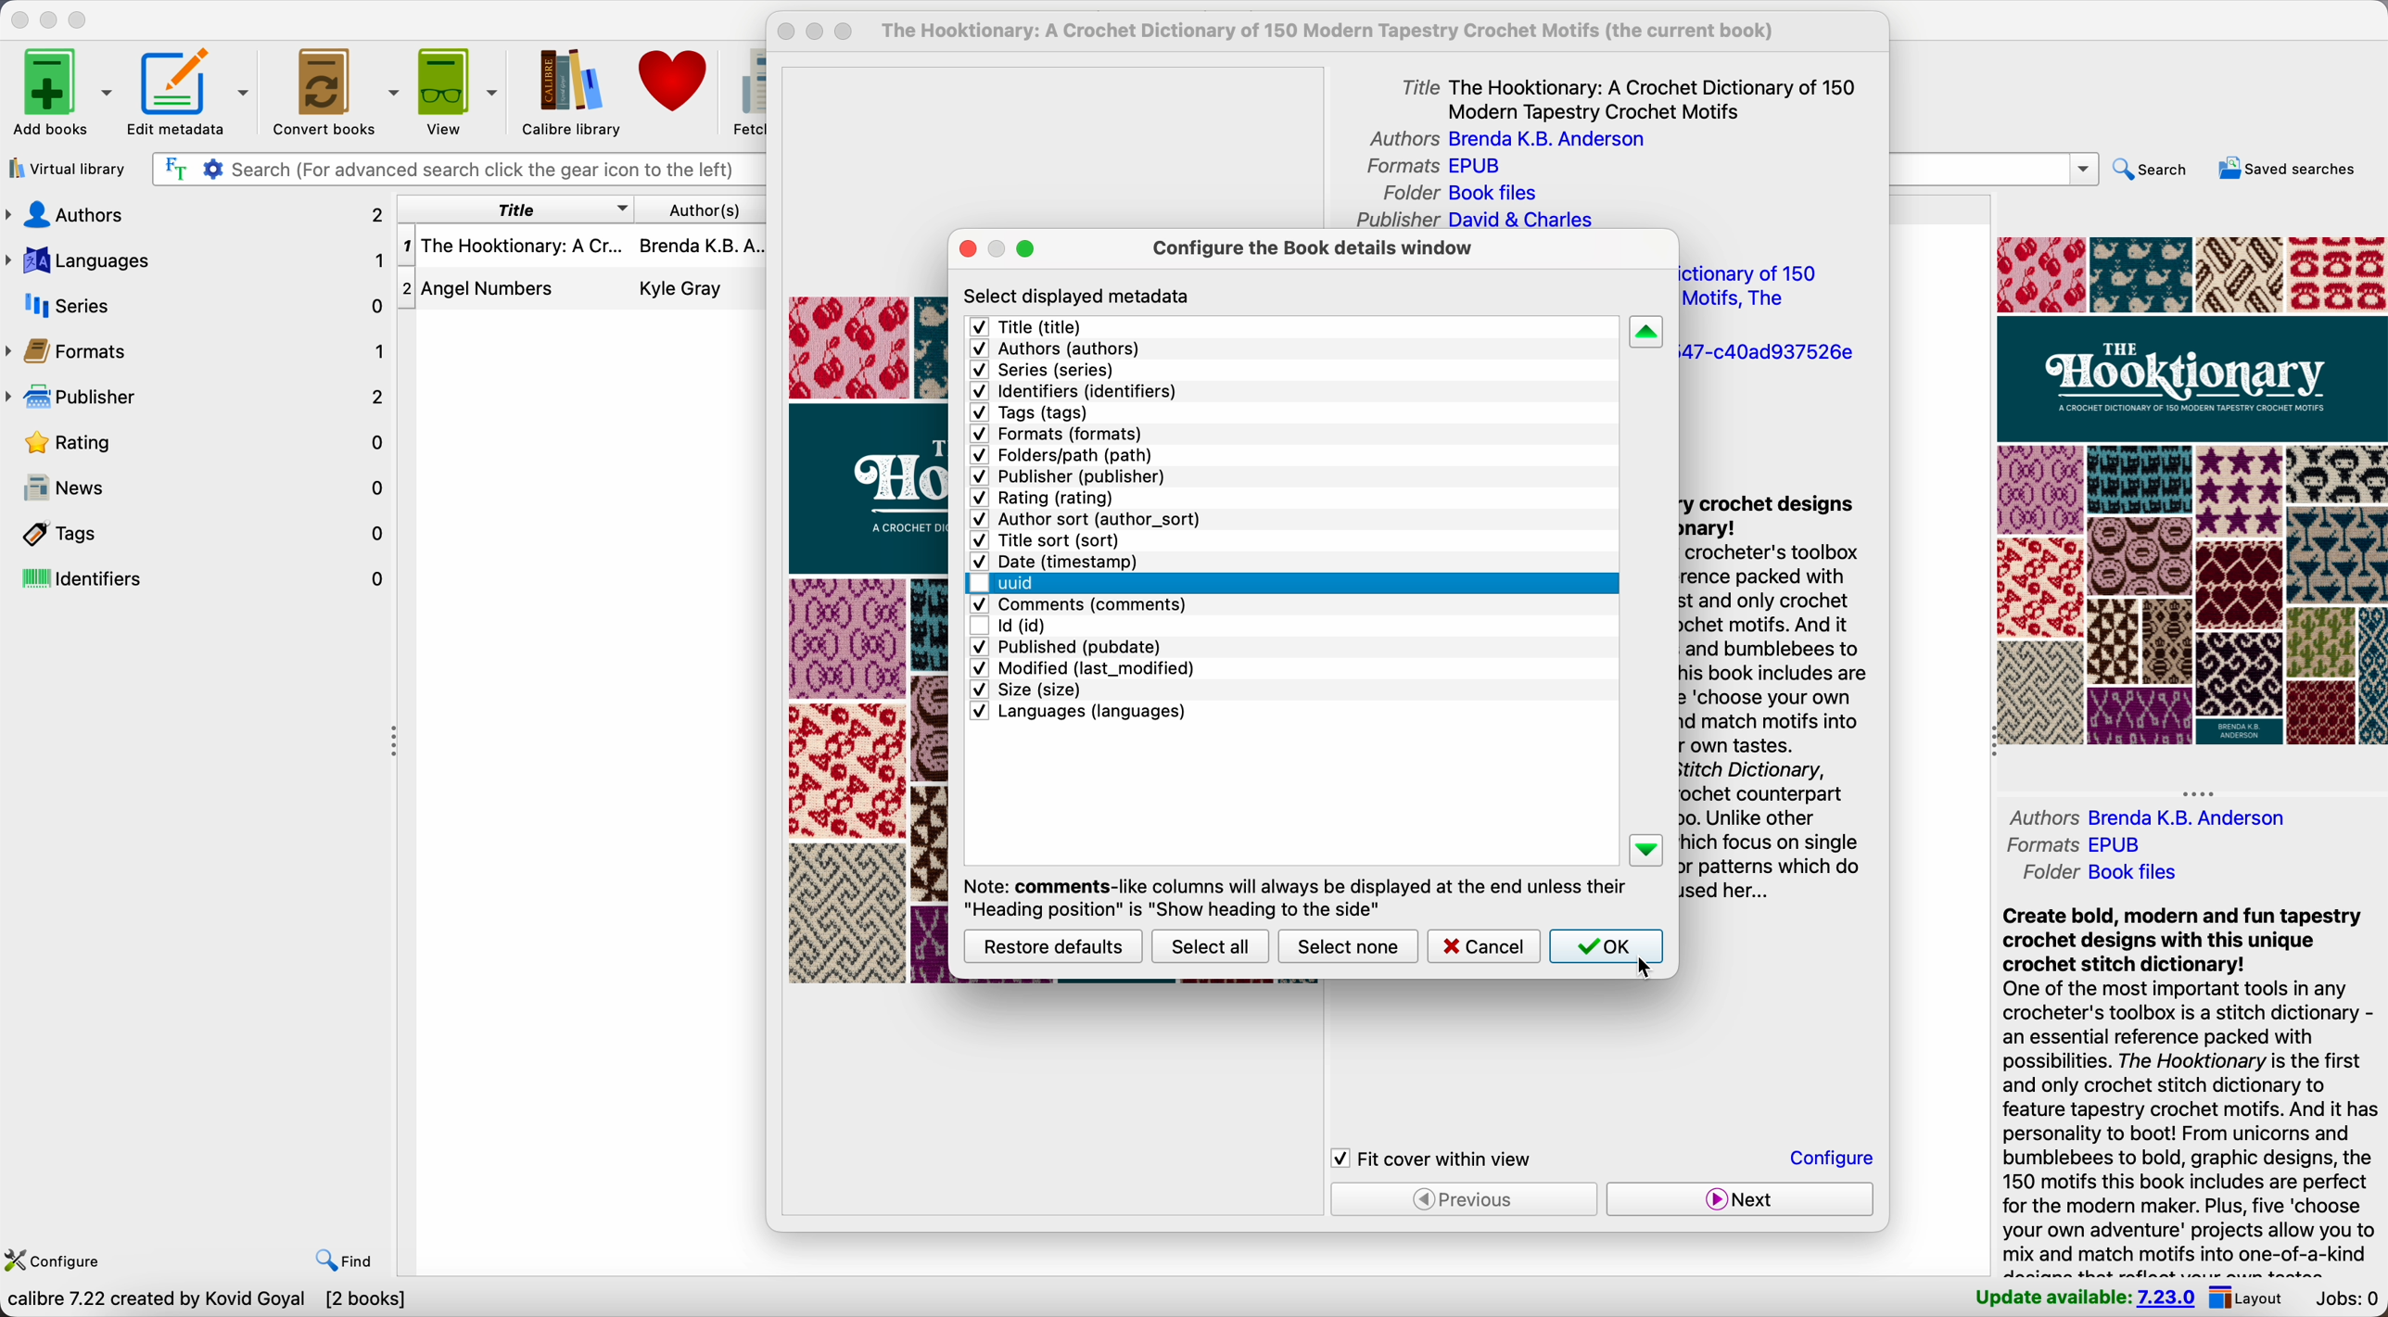 Image resolution: width=2388 pixels, height=1317 pixels. I want to click on fit cover within view, so click(1433, 1159).